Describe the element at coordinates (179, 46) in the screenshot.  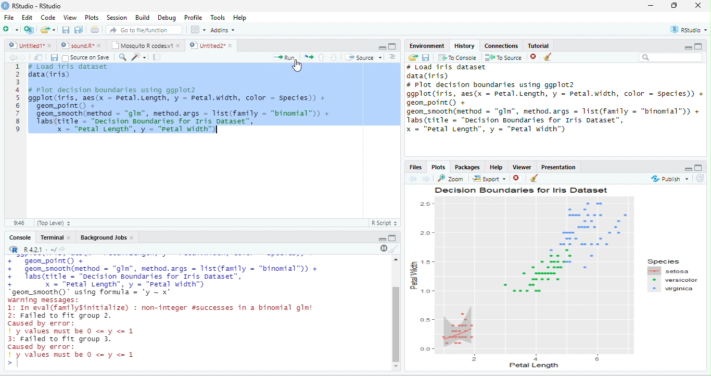
I see `close` at that location.